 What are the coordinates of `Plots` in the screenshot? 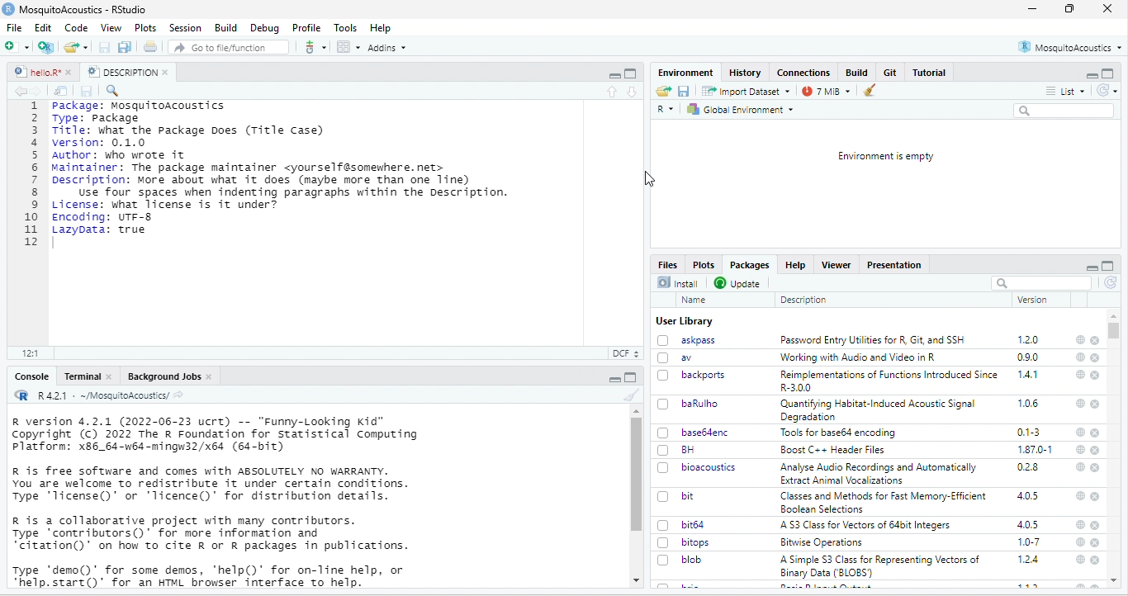 It's located at (145, 27).